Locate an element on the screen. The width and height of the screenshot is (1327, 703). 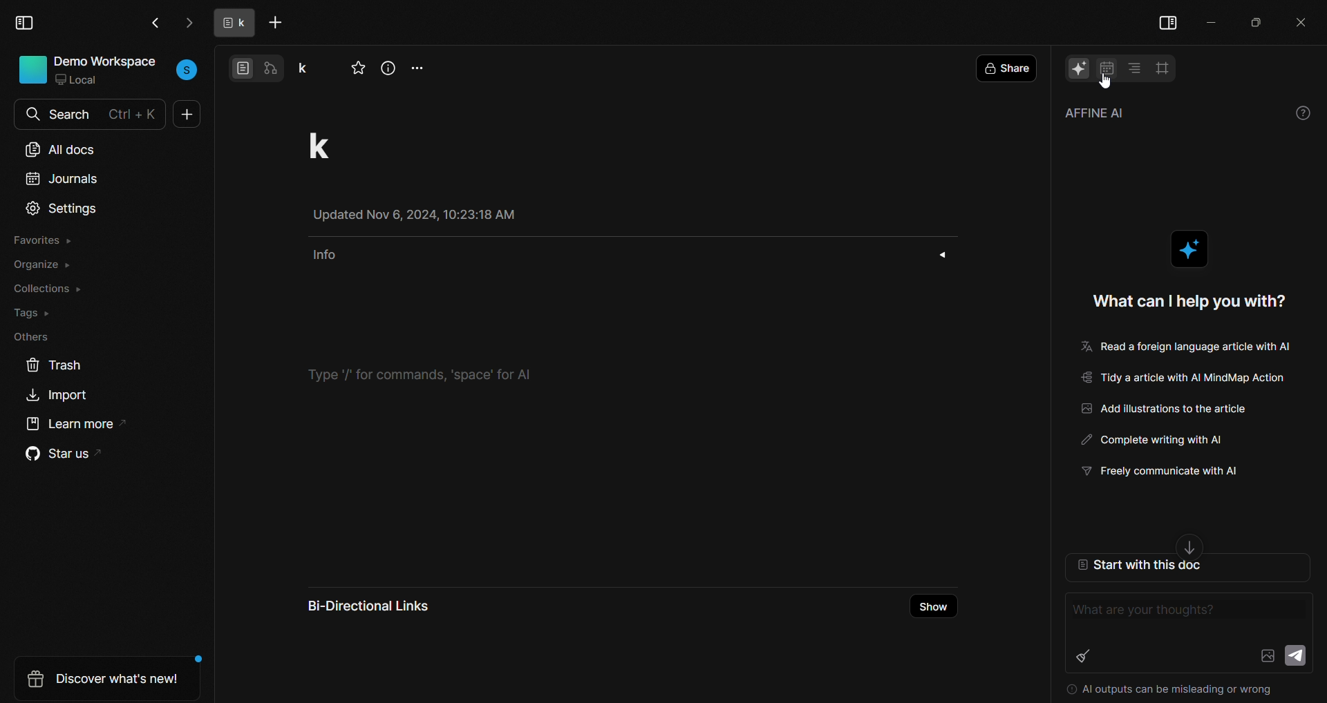
organize is located at coordinates (43, 266).